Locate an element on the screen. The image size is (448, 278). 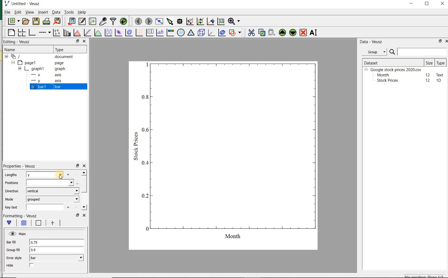
print the document is located at coordinates (46, 22).